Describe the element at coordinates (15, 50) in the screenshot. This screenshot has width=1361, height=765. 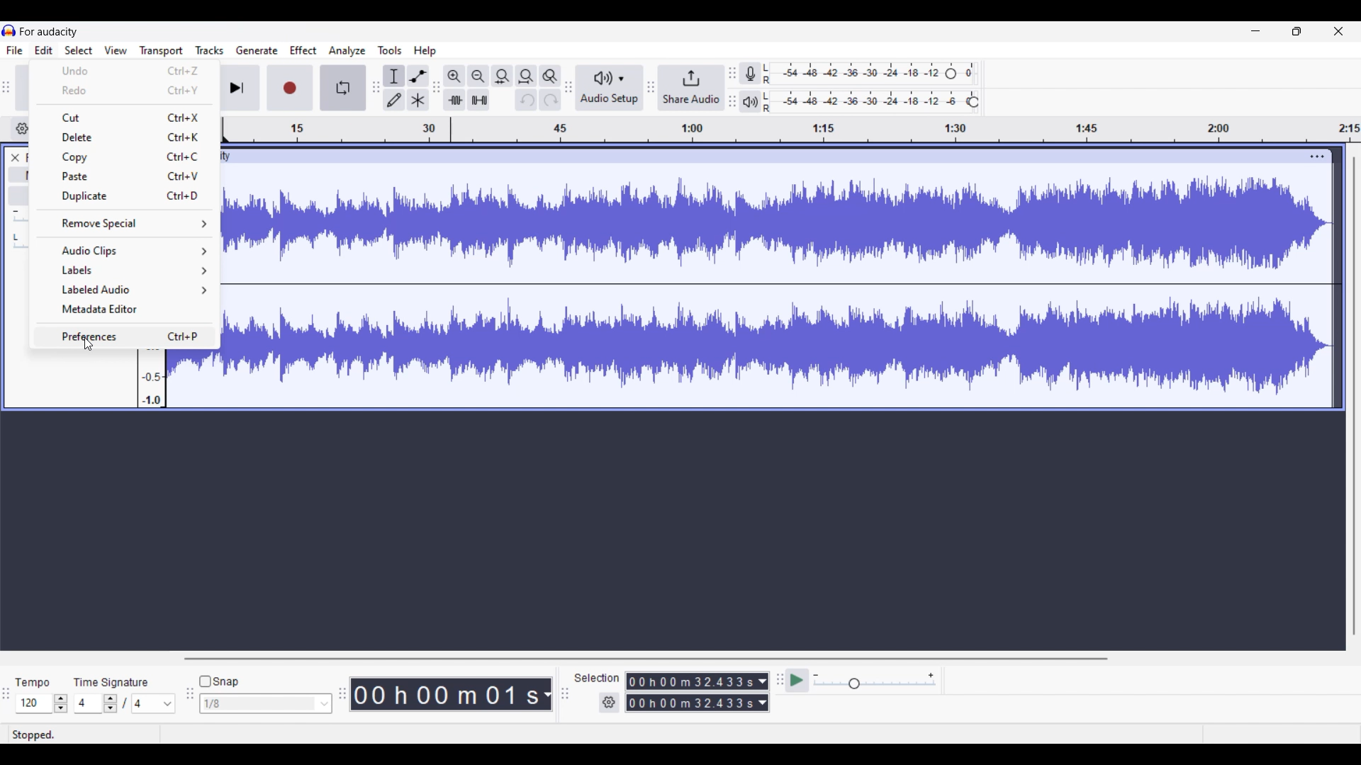
I see `File menu` at that location.